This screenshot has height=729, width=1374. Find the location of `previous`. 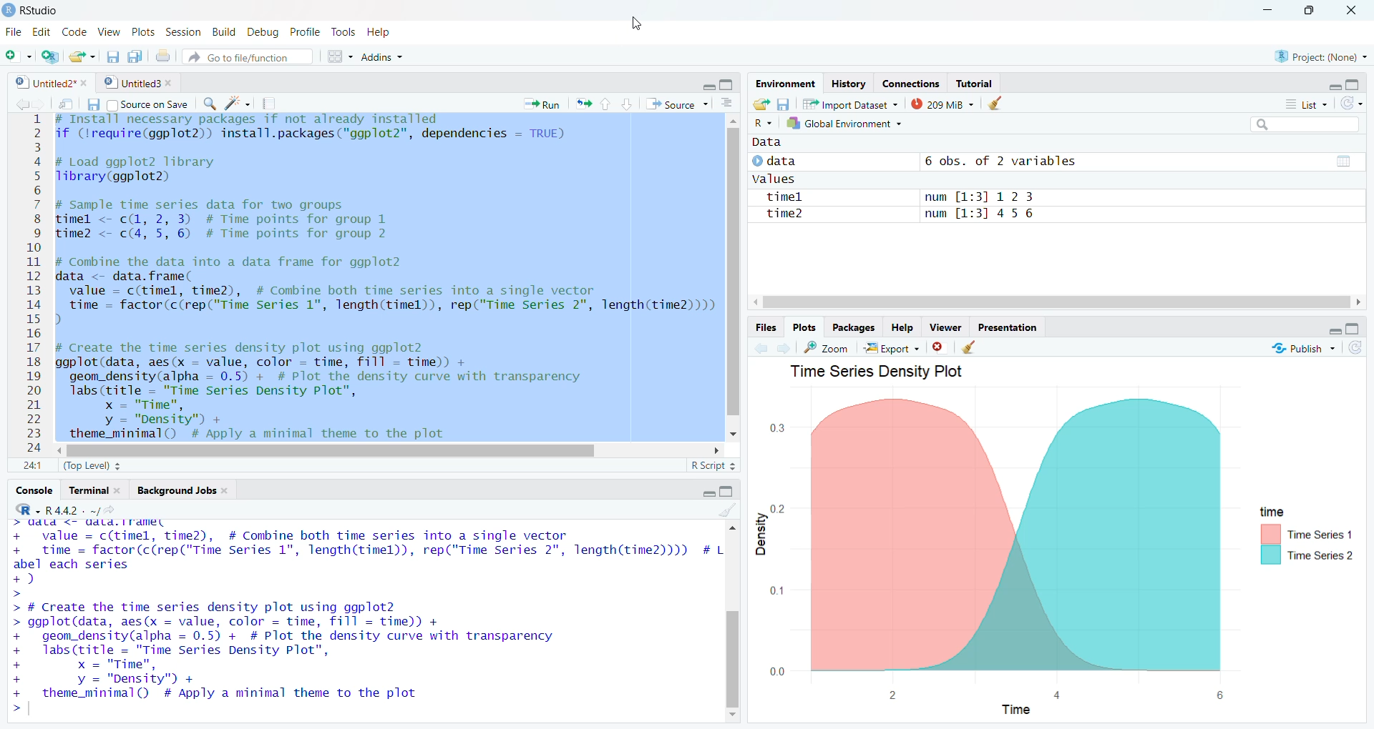

previous is located at coordinates (759, 349).